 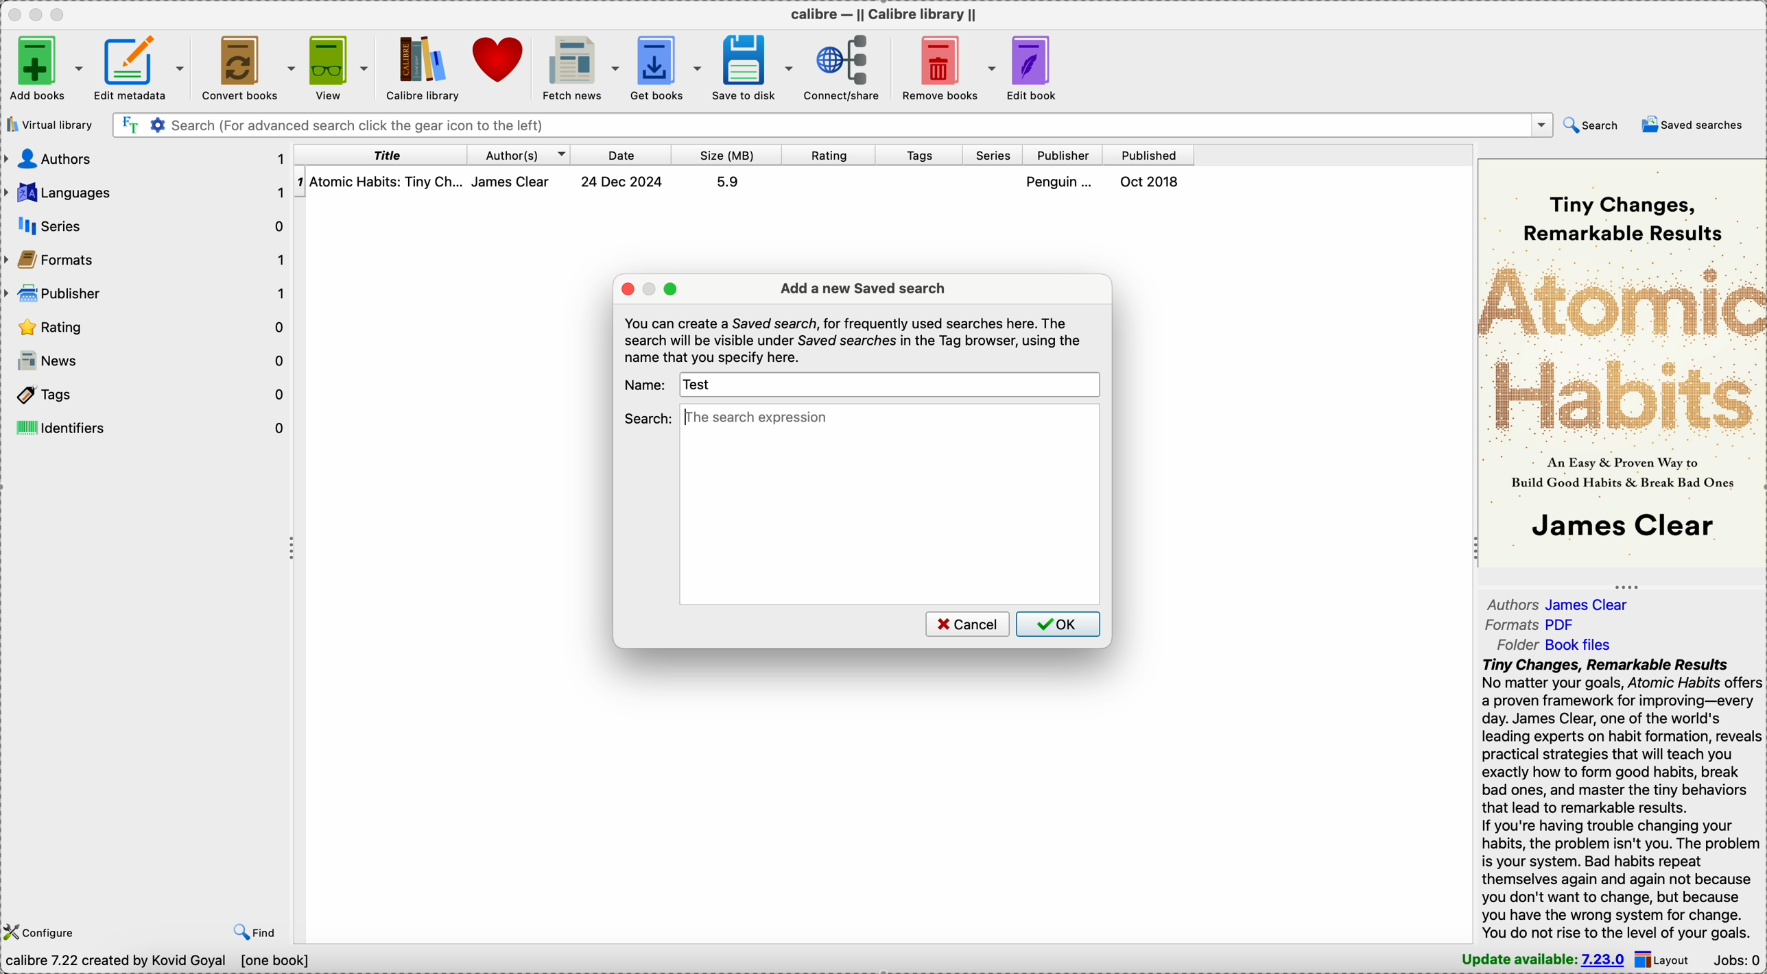 I want to click on minimize, so click(x=39, y=14).